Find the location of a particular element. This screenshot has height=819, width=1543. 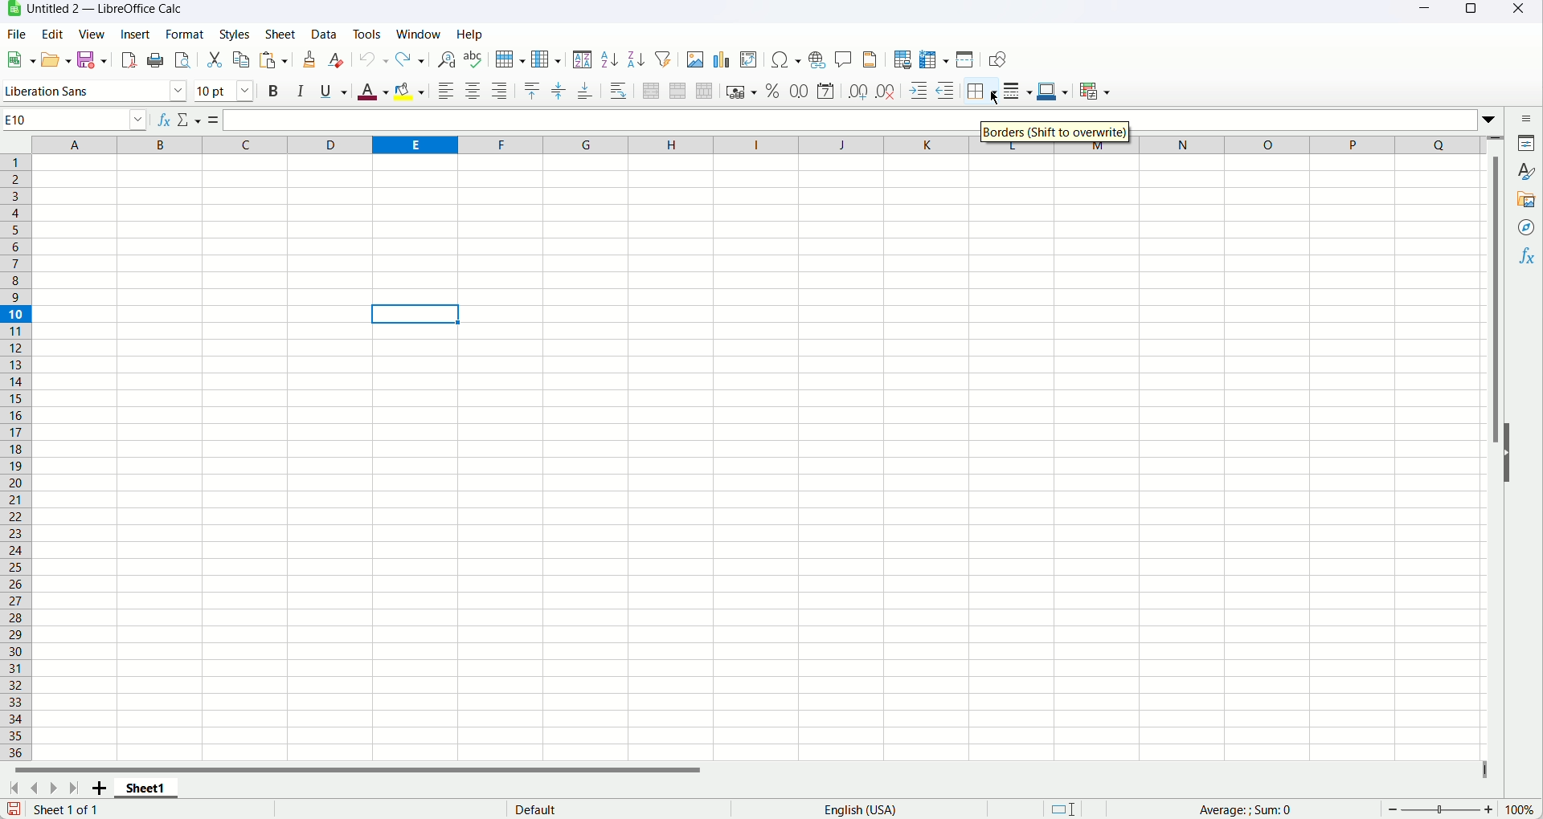

Border color is located at coordinates (1053, 92).